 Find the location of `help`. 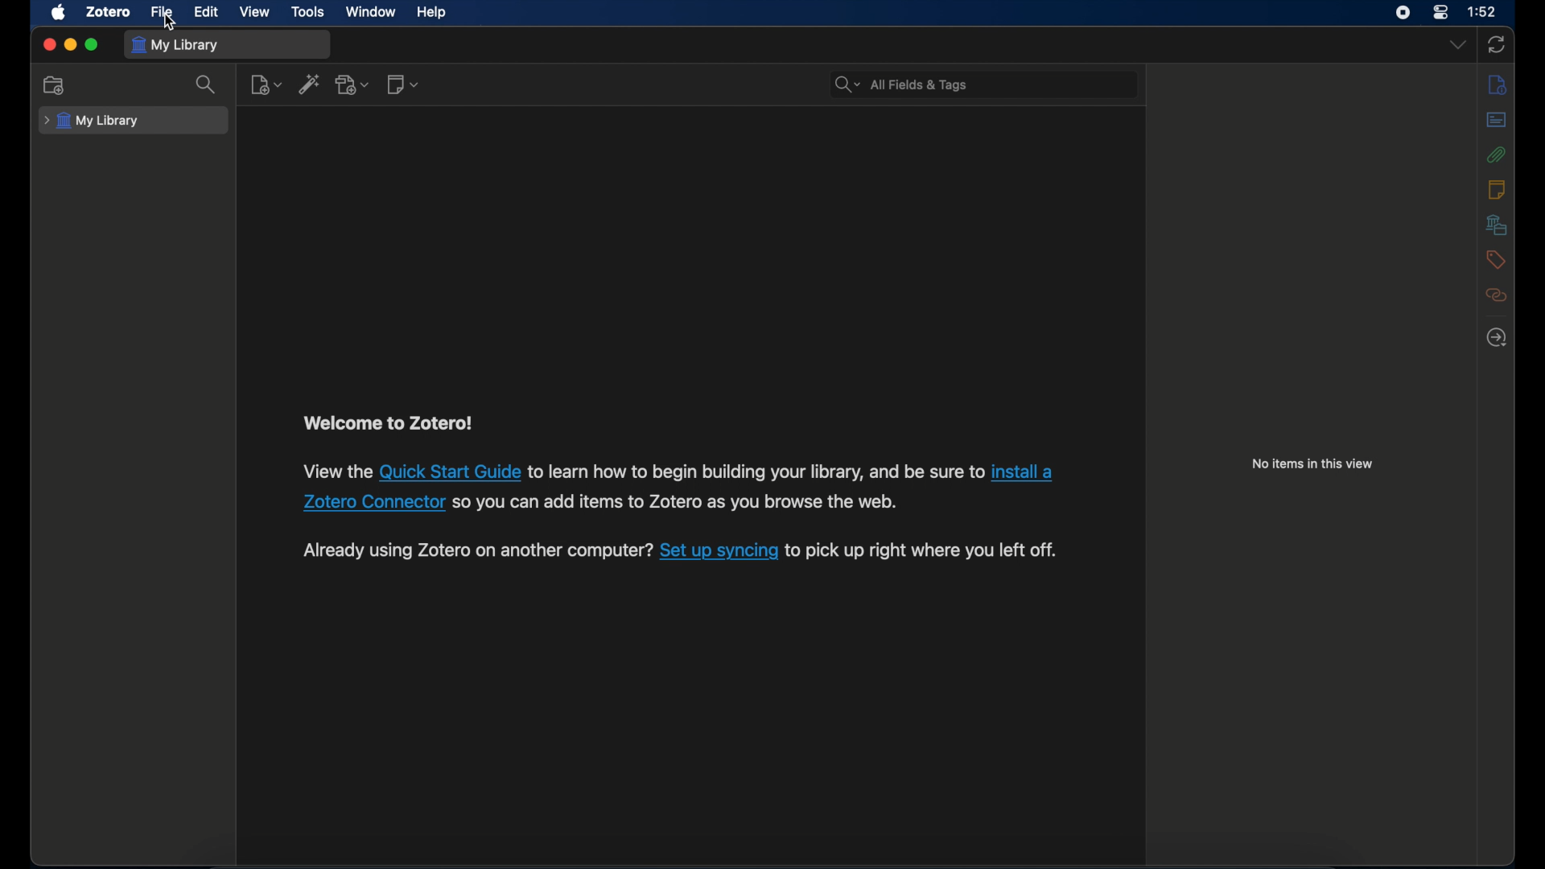

help is located at coordinates (431, 11).